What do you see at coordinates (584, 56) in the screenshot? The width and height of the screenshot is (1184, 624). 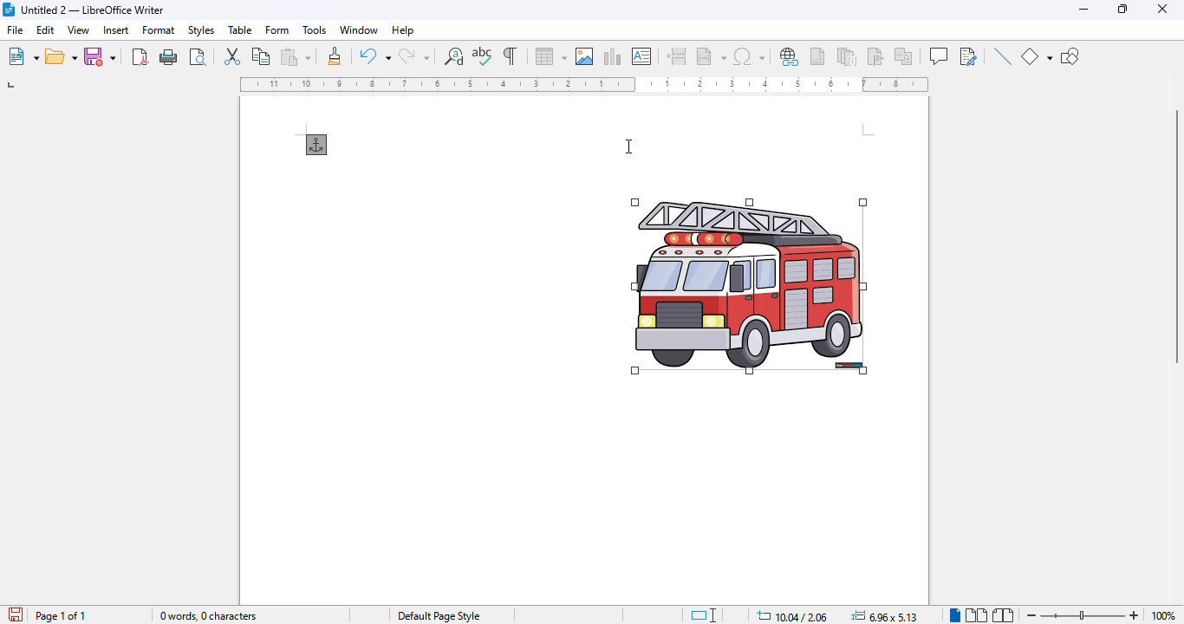 I see `insert image` at bounding box center [584, 56].